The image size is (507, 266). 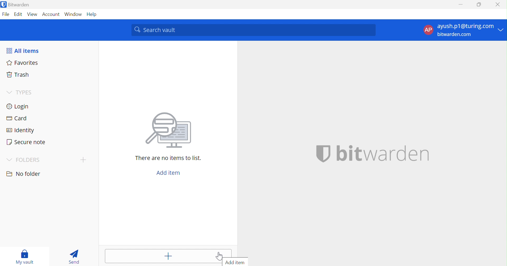 What do you see at coordinates (24, 174) in the screenshot?
I see `No folder` at bounding box center [24, 174].